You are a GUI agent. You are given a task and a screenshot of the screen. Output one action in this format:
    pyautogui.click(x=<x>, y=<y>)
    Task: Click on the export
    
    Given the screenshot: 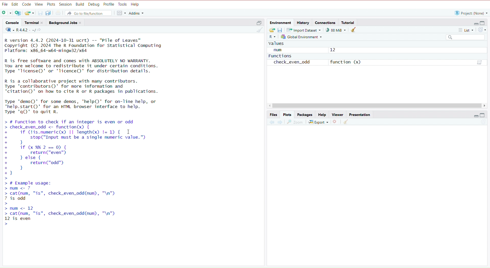 What is the action you would take?
    pyautogui.click(x=318, y=123)
    